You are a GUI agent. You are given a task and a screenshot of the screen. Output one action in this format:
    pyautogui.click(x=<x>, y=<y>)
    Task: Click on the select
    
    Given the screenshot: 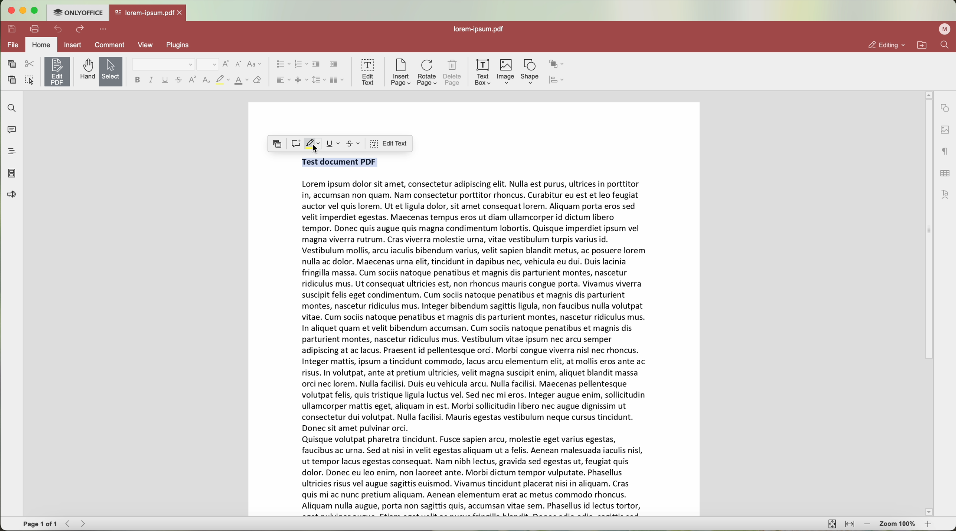 What is the action you would take?
    pyautogui.click(x=111, y=71)
    